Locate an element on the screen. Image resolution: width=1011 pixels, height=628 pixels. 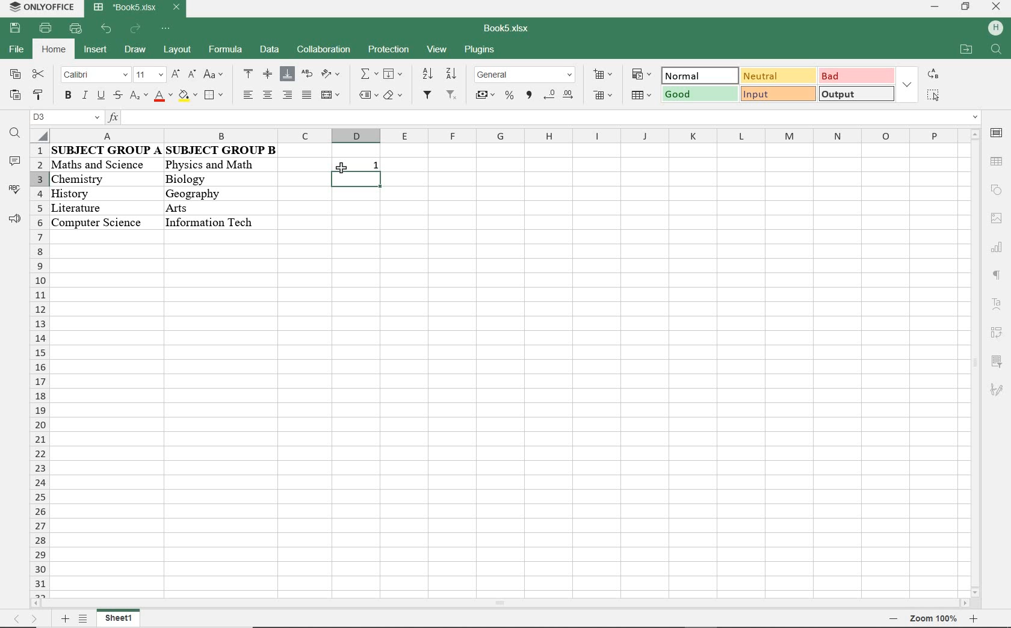
next is located at coordinates (35, 619).